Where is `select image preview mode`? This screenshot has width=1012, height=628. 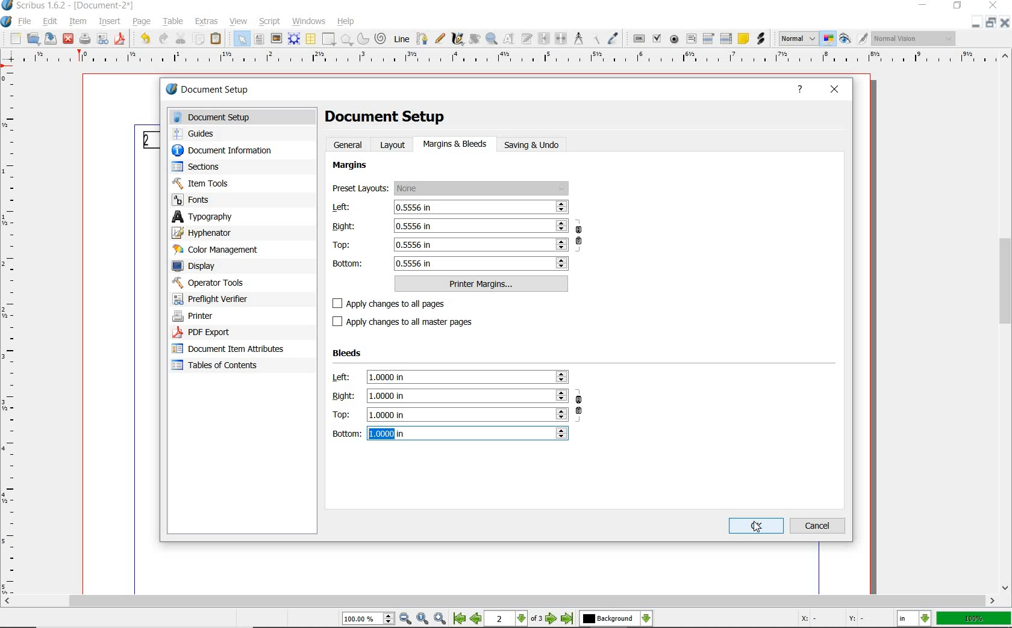 select image preview mode is located at coordinates (798, 38).